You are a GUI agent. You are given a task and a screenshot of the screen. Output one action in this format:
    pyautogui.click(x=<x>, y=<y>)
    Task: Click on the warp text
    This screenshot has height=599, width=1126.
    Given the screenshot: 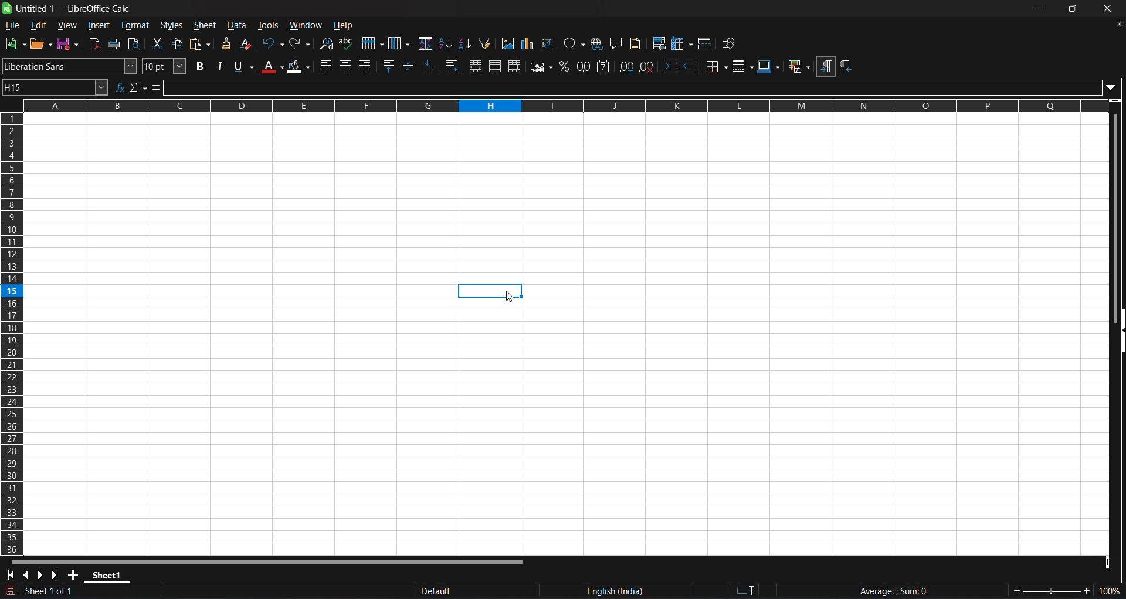 What is the action you would take?
    pyautogui.click(x=453, y=67)
    